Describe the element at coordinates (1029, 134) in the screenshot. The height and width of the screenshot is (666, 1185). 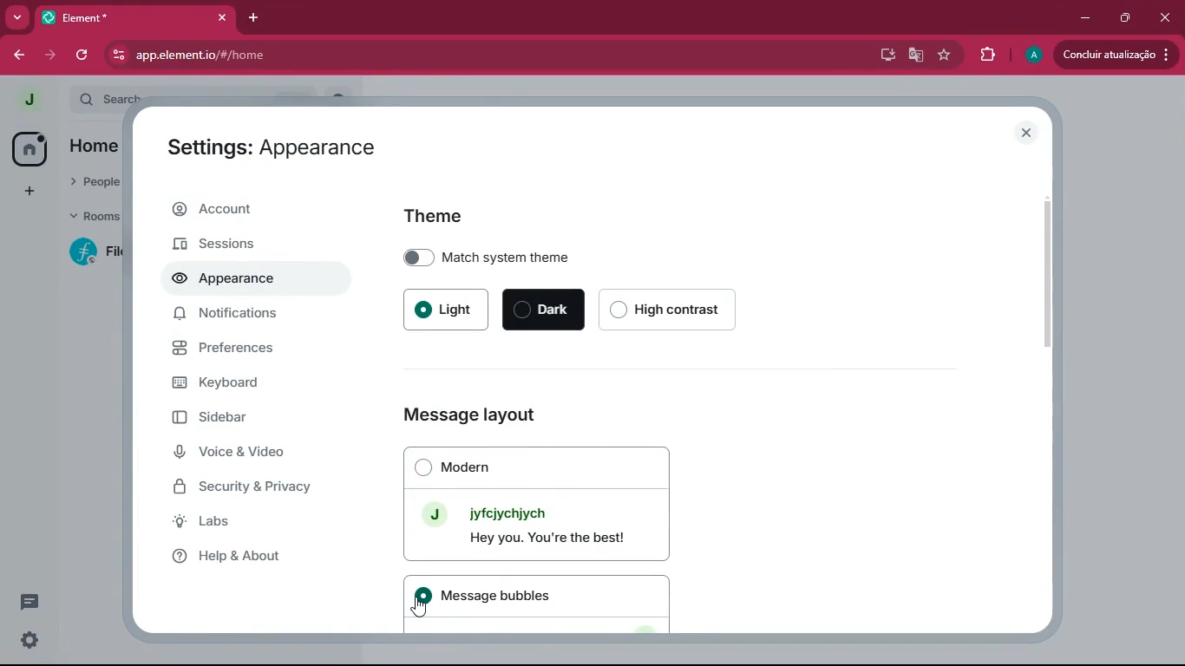
I see `close` at that location.